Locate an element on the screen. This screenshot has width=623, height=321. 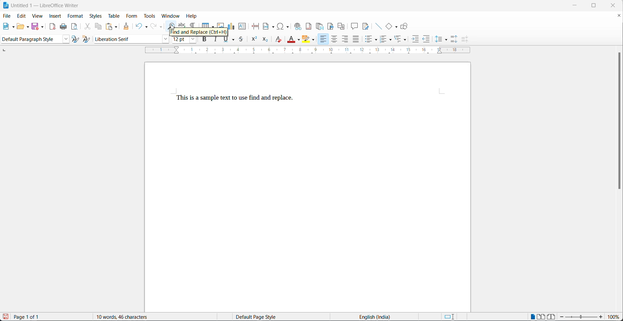
single page view is located at coordinates (533, 316).